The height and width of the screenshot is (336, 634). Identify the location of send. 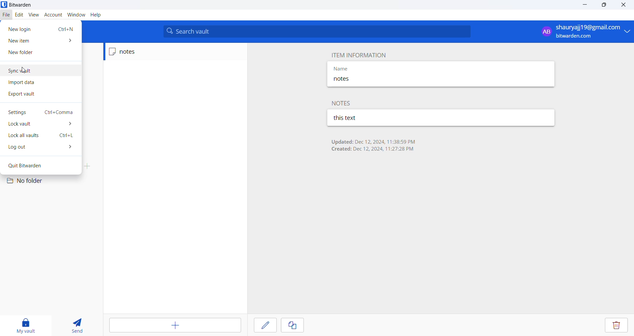
(75, 325).